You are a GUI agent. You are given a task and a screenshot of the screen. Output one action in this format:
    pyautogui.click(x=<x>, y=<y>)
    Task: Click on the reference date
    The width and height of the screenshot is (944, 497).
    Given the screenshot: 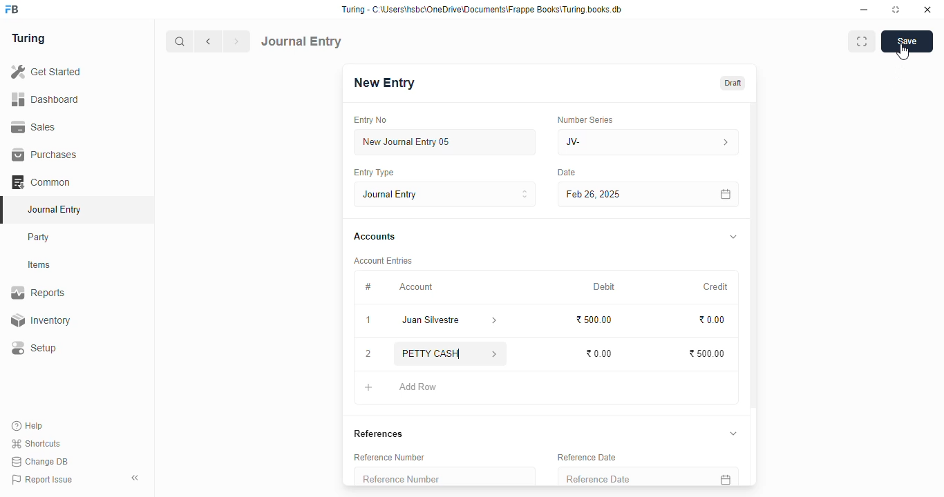 What is the action you would take?
    pyautogui.click(x=628, y=477)
    